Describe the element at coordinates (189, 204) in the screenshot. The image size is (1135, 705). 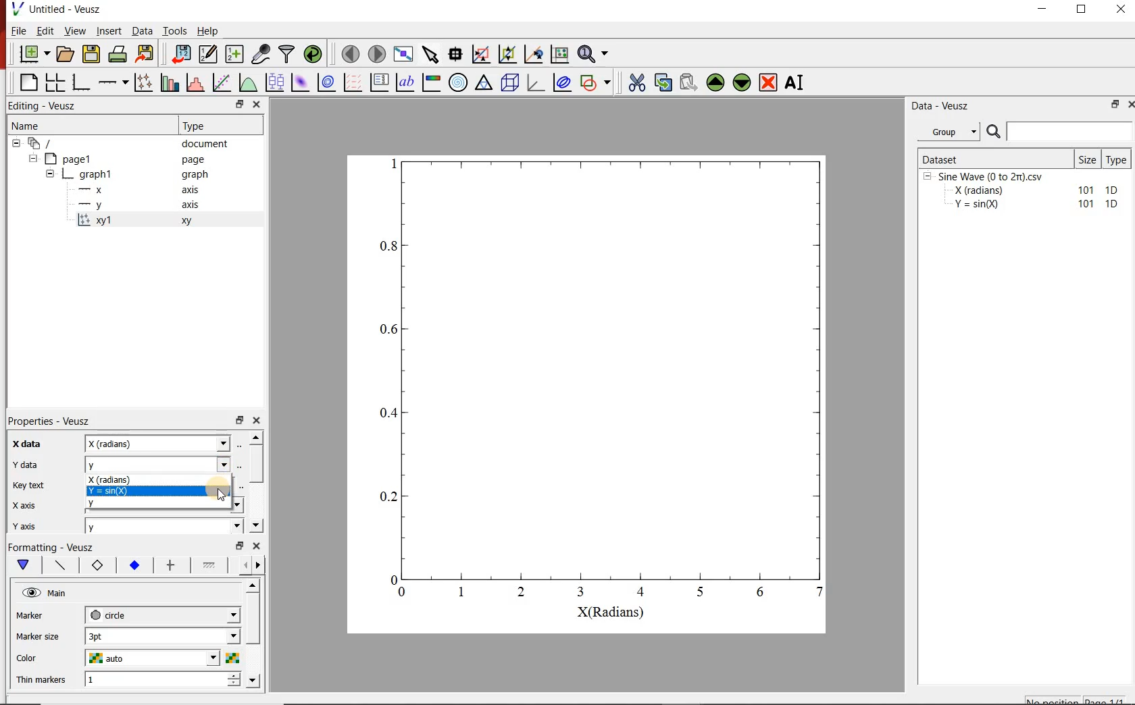
I see `axis` at that location.